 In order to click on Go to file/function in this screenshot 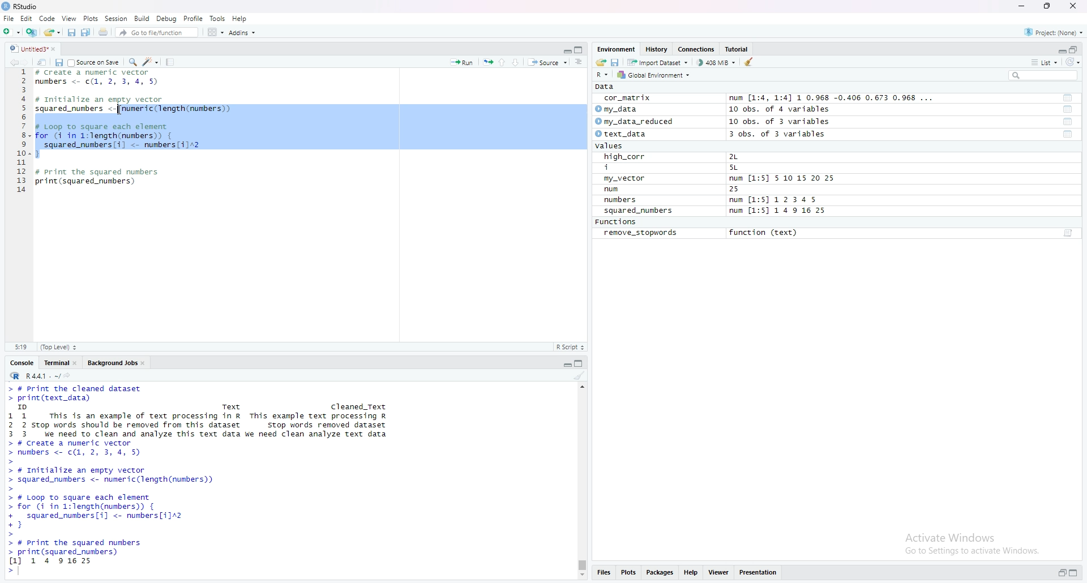, I will do `click(156, 31)`.